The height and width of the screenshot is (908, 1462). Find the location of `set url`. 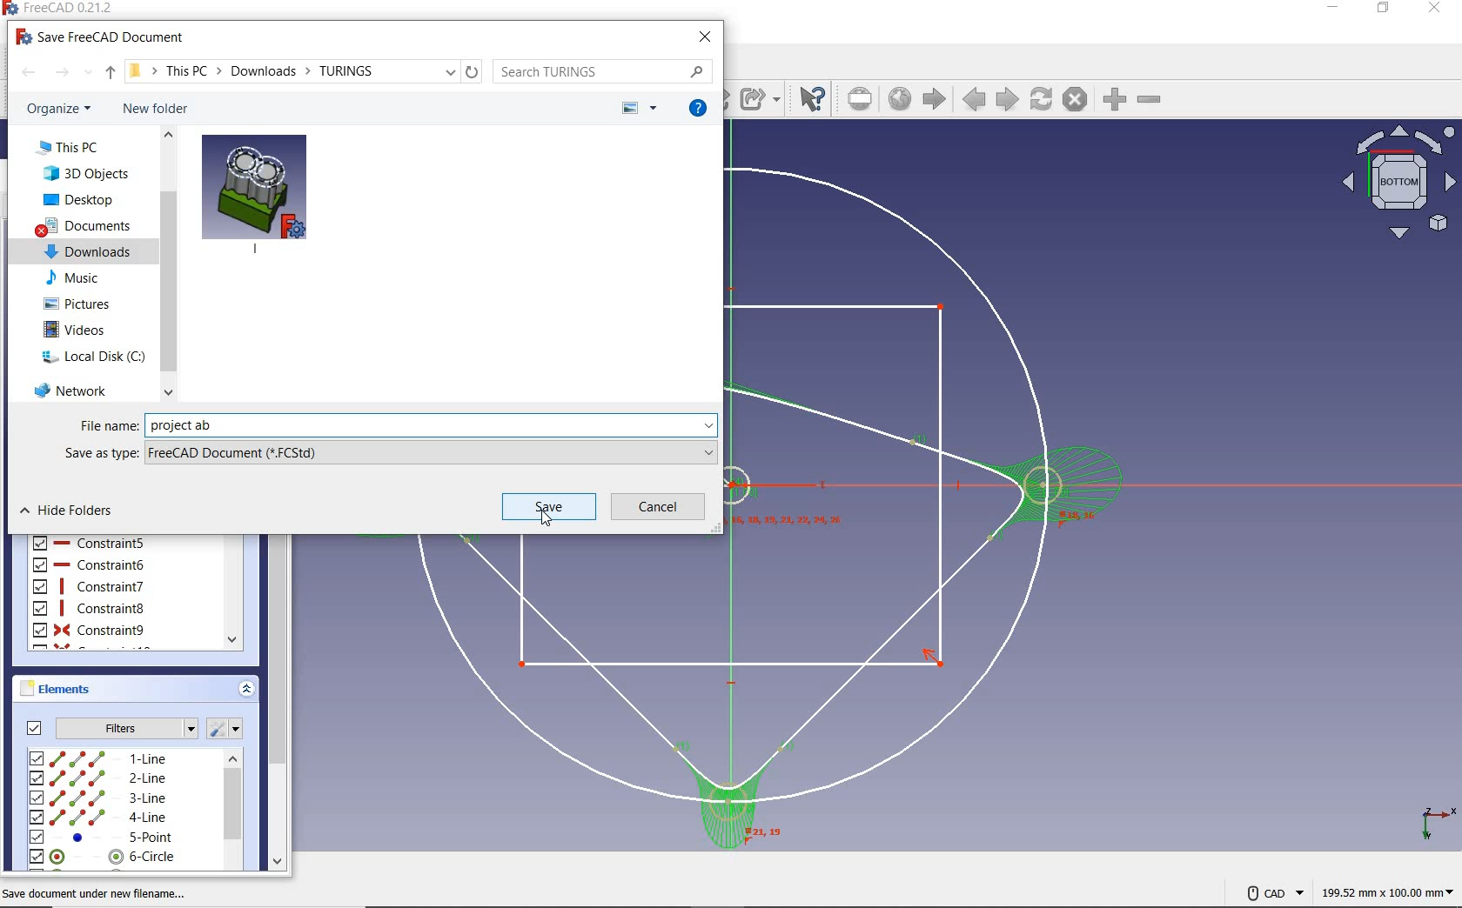

set url is located at coordinates (862, 99).